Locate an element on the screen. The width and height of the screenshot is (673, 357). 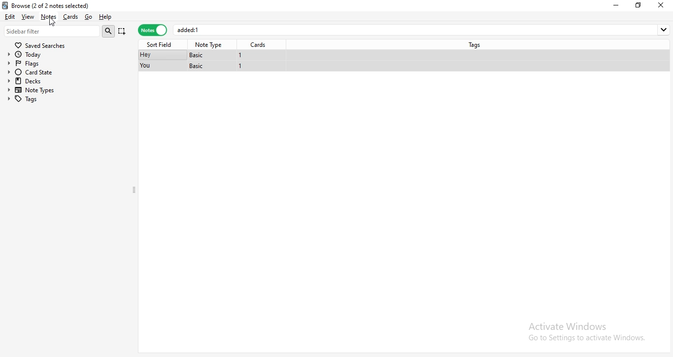
search is located at coordinates (110, 31).